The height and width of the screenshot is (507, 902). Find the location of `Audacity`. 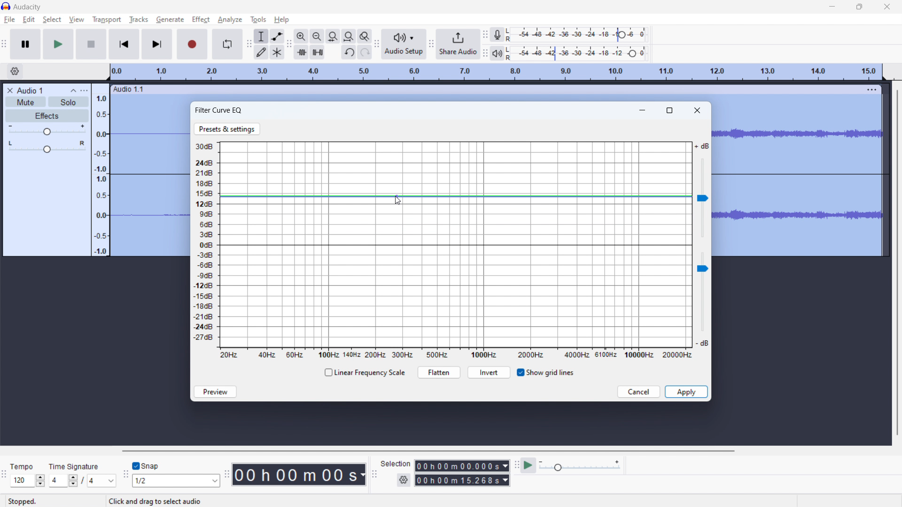

Audacity is located at coordinates (28, 7).